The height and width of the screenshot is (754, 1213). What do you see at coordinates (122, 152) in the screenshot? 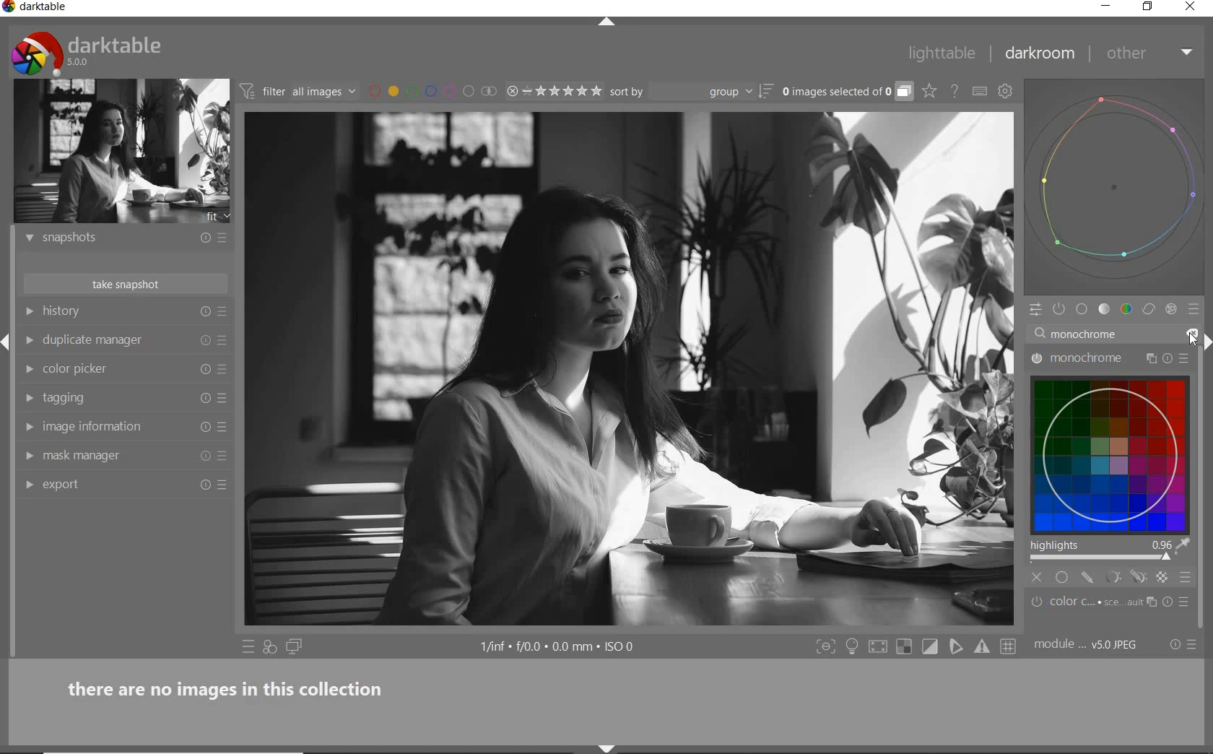
I see `image preview` at bounding box center [122, 152].